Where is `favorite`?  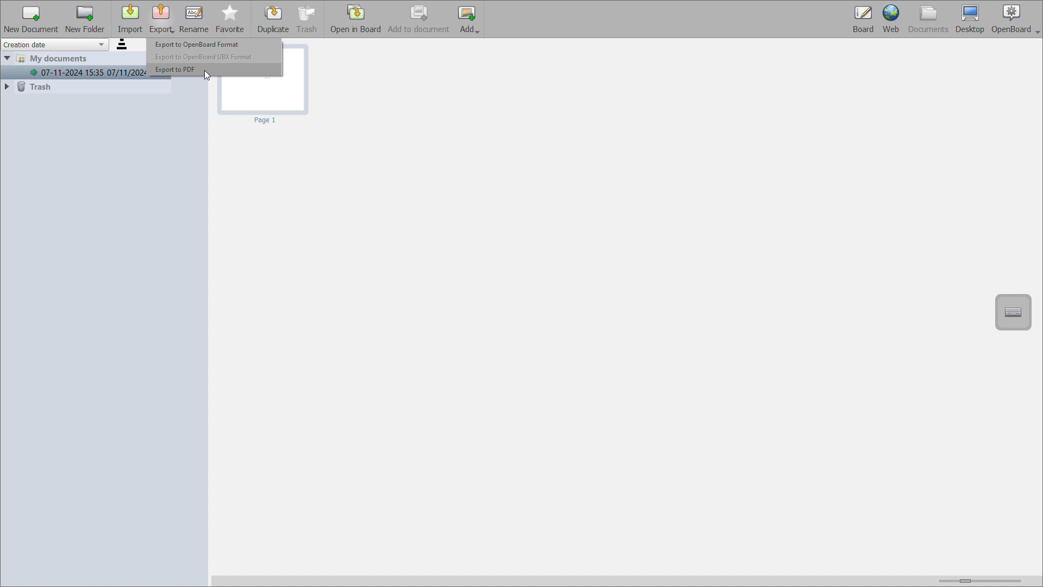
favorite is located at coordinates (230, 19).